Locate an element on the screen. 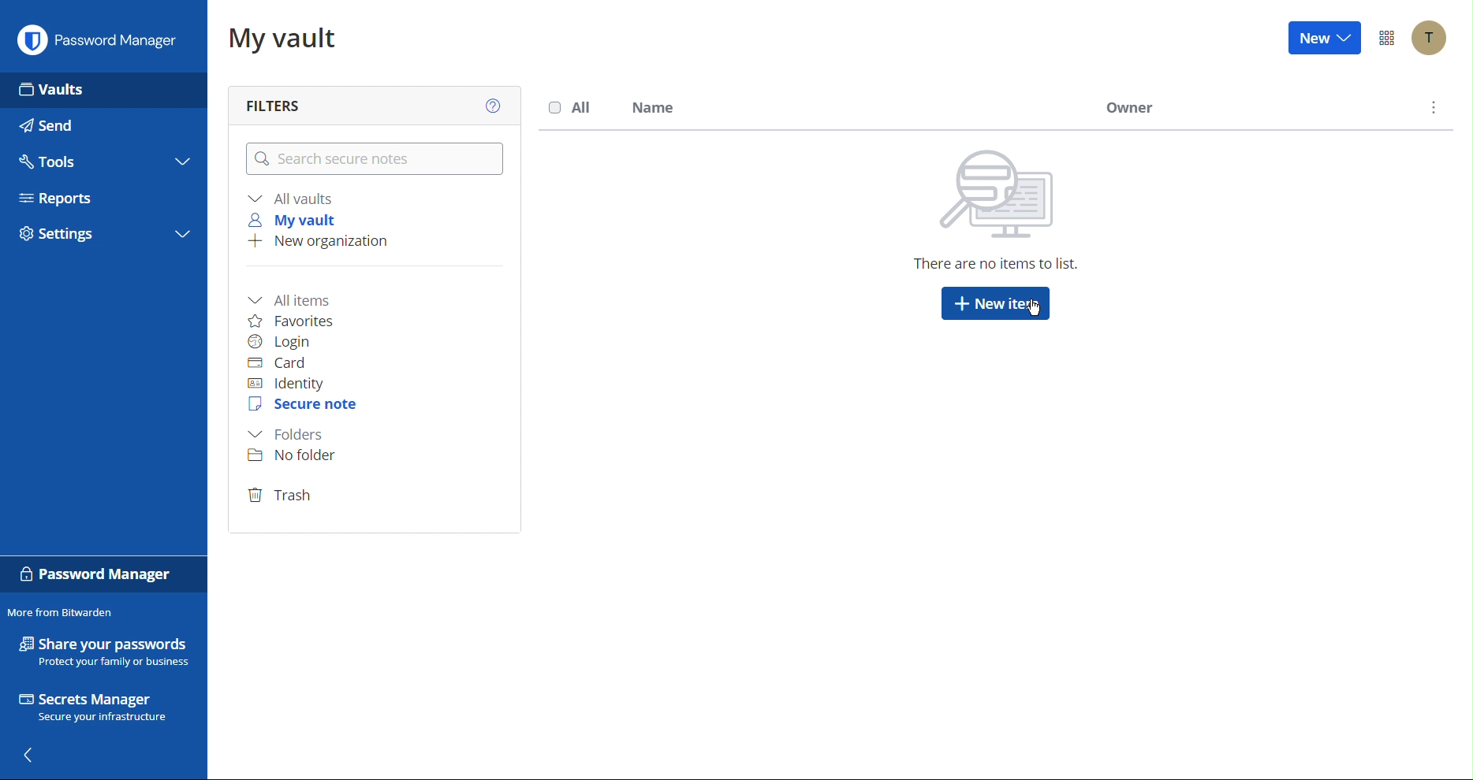  Cursor is located at coordinates (1035, 311).